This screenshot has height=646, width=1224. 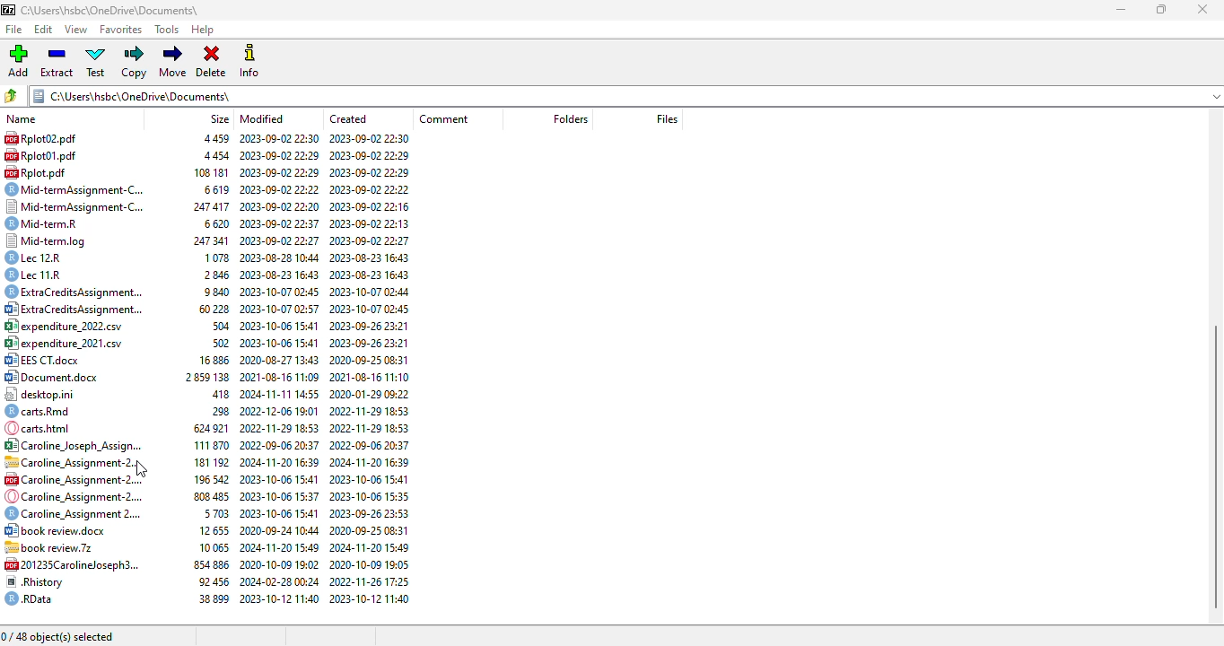 What do you see at coordinates (173, 62) in the screenshot?
I see `move` at bounding box center [173, 62].